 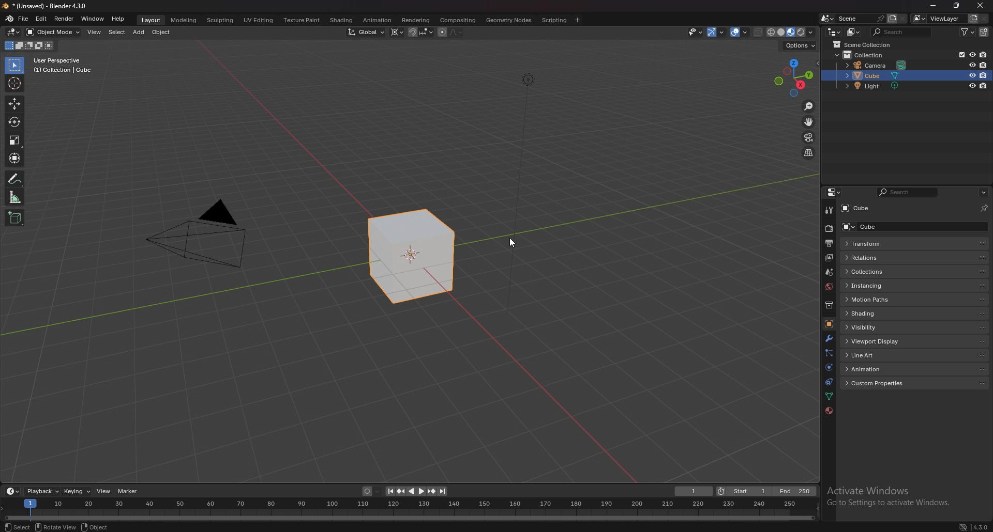 What do you see at coordinates (898, 494) in the screenshot?
I see `Activate Windows` at bounding box center [898, 494].